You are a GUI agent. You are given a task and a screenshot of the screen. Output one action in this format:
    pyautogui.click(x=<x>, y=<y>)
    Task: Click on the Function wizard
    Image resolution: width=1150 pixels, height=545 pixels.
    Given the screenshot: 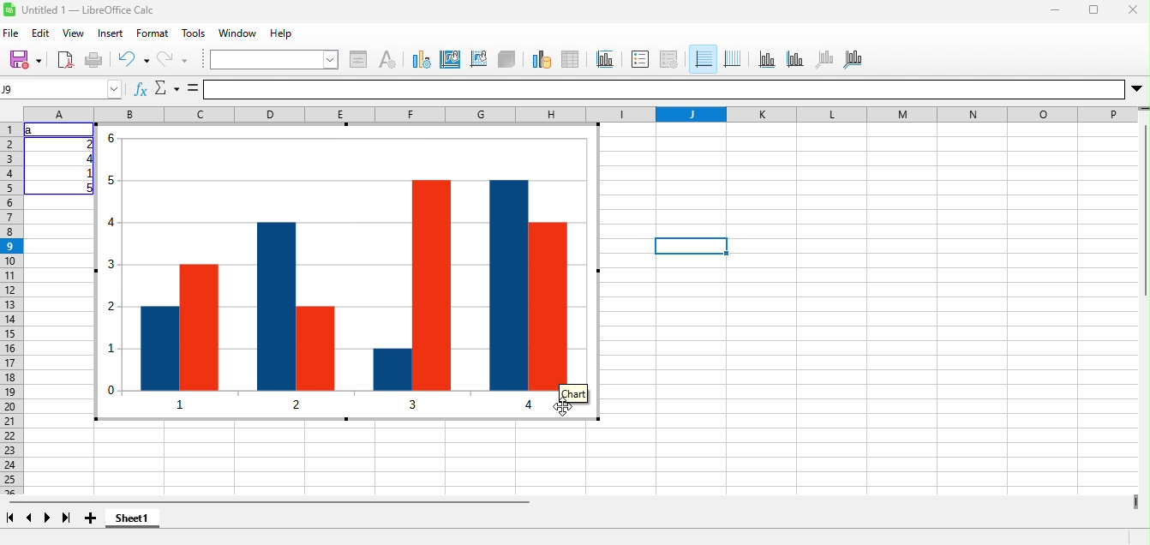 What is the action you would take?
    pyautogui.click(x=141, y=88)
    